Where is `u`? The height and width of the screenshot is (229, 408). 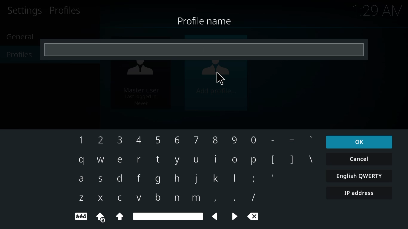
u is located at coordinates (196, 161).